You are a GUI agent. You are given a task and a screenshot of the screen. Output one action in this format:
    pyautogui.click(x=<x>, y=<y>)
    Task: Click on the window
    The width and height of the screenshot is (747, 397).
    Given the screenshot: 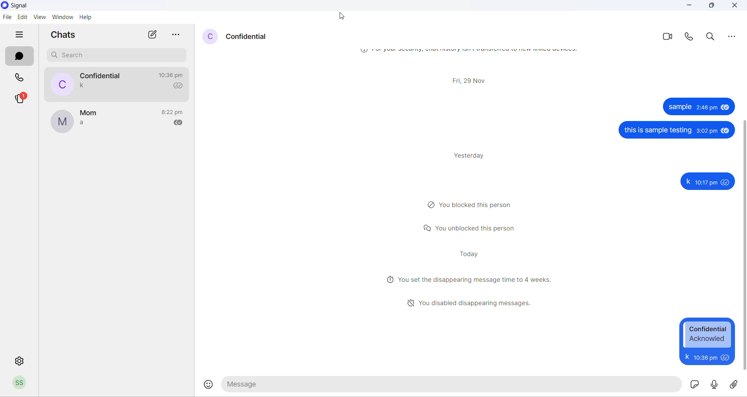 What is the action you would take?
    pyautogui.click(x=62, y=18)
    